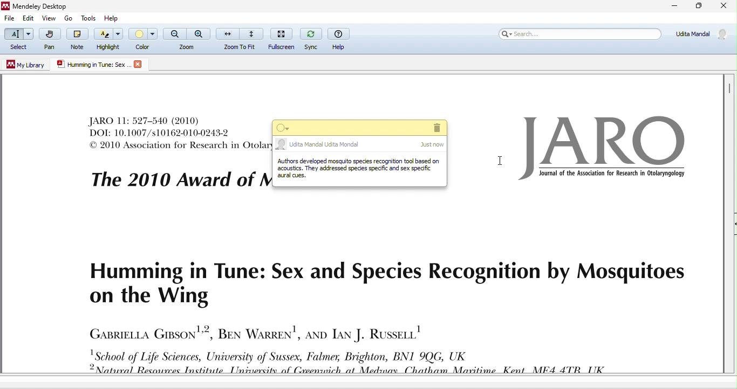 Image resolution: width=737 pixels, height=389 pixels. Describe the element at coordinates (111, 17) in the screenshot. I see `help` at that location.